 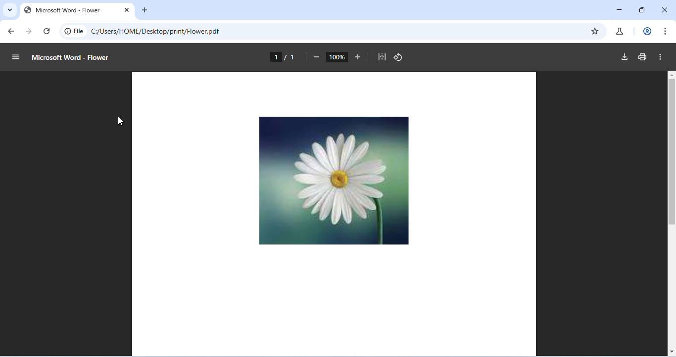 I want to click on minimize, so click(x=620, y=9).